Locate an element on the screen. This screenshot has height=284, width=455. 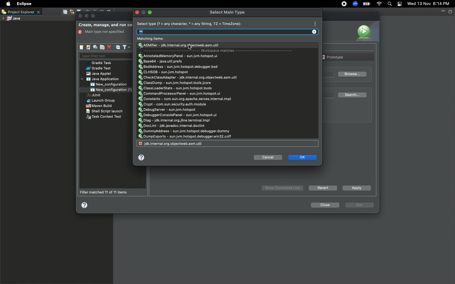
DumpExports - sun.jvm.hotspot.debugger.win32.coff is located at coordinates (185, 137).